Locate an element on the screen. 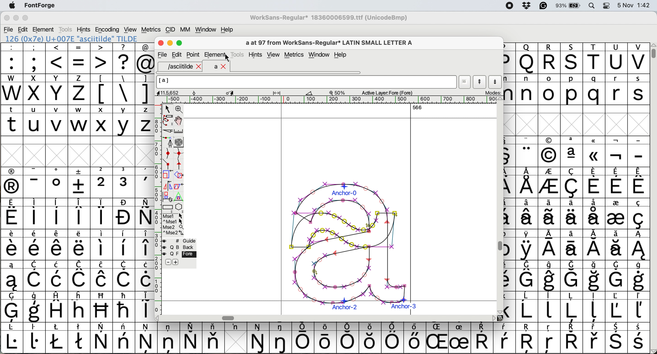 This screenshot has height=354, width=657. mm is located at coordinates (185, 29).